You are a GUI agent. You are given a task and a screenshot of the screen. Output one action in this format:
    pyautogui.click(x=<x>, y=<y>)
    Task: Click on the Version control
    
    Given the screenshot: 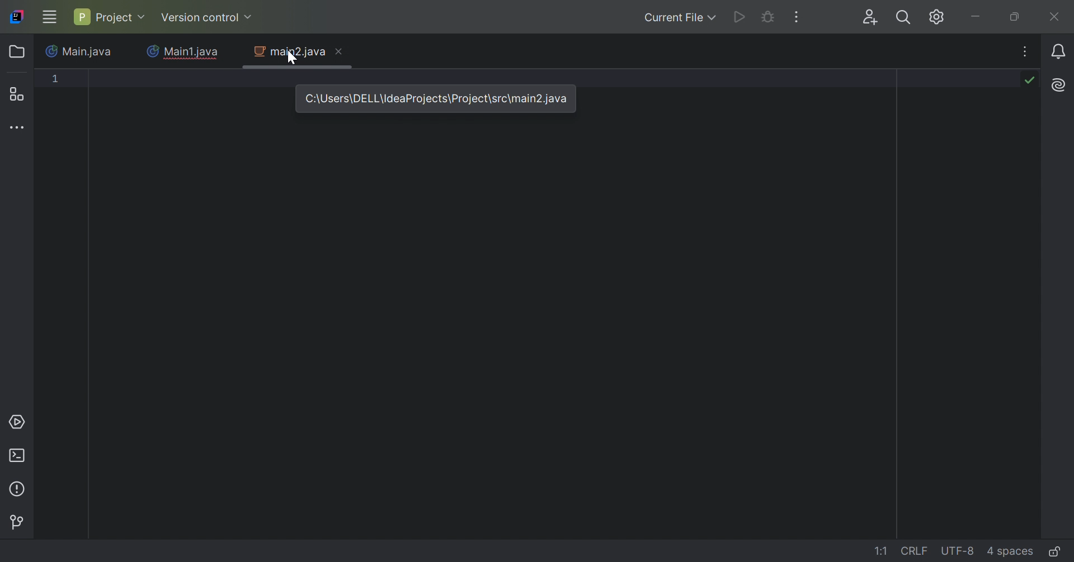 What is the action you would take?
    pyautogui.click(x=206, y=18)
    